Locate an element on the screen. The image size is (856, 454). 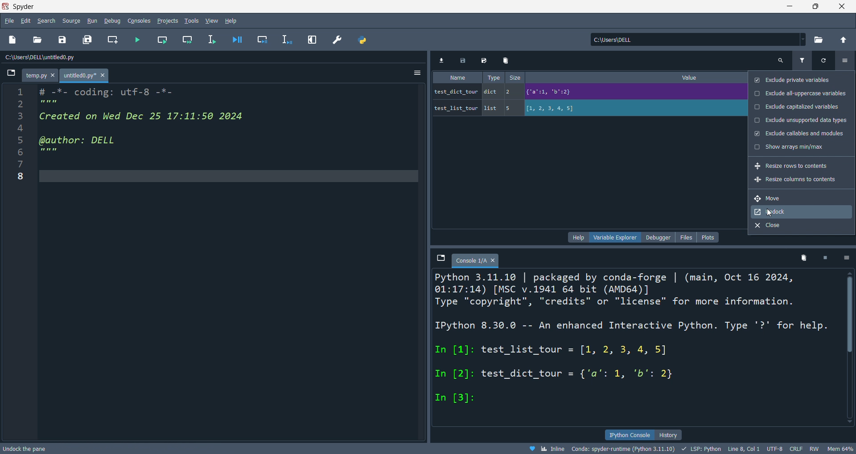
help is located at coordinates (577, 237).